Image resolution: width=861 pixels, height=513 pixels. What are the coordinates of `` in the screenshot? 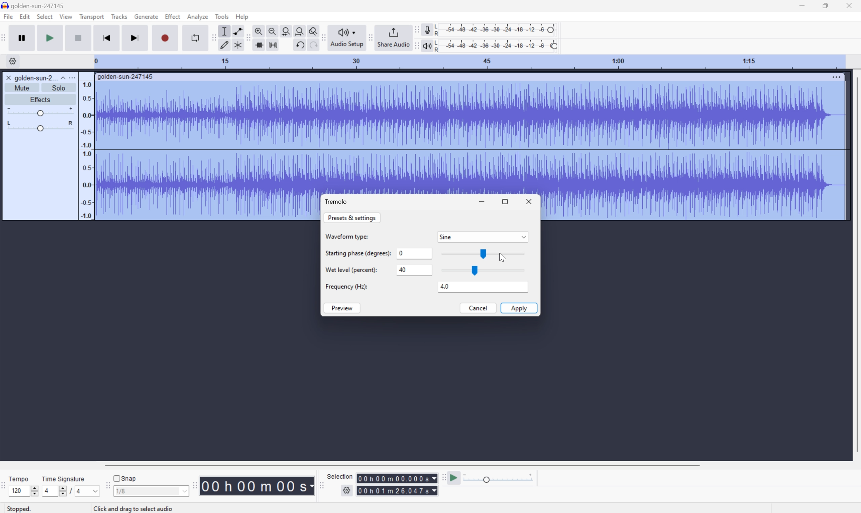 It's located at (139, 509).